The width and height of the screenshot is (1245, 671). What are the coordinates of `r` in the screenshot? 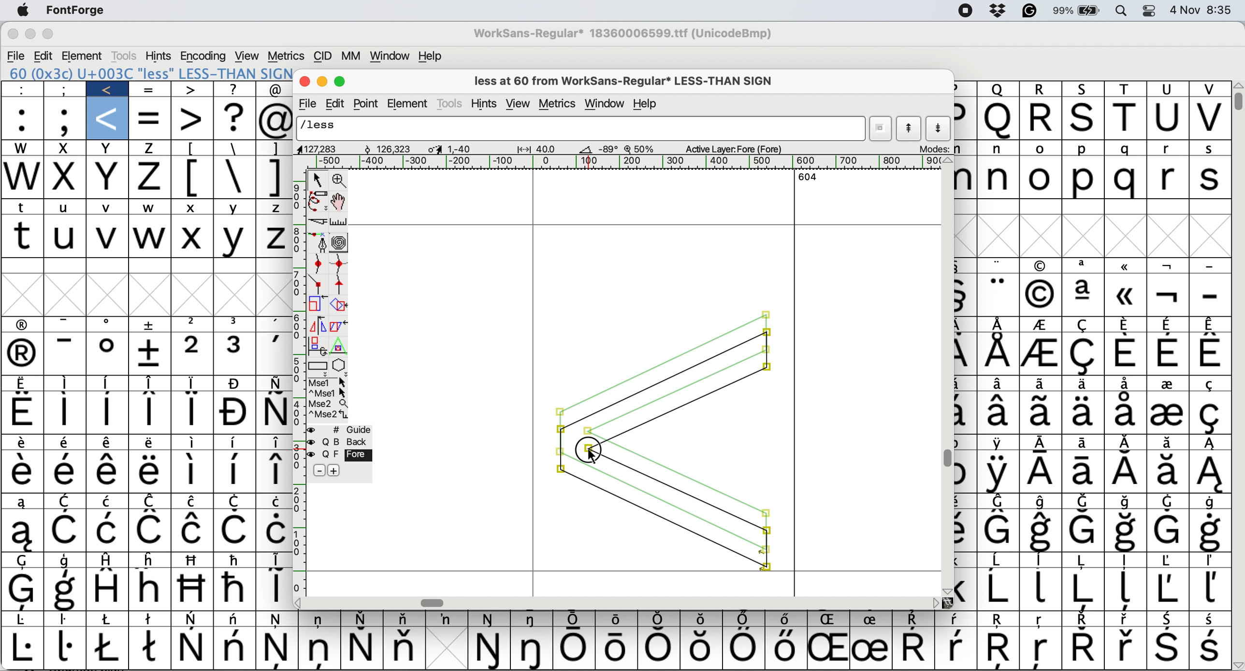 It's located at (1168, 177).